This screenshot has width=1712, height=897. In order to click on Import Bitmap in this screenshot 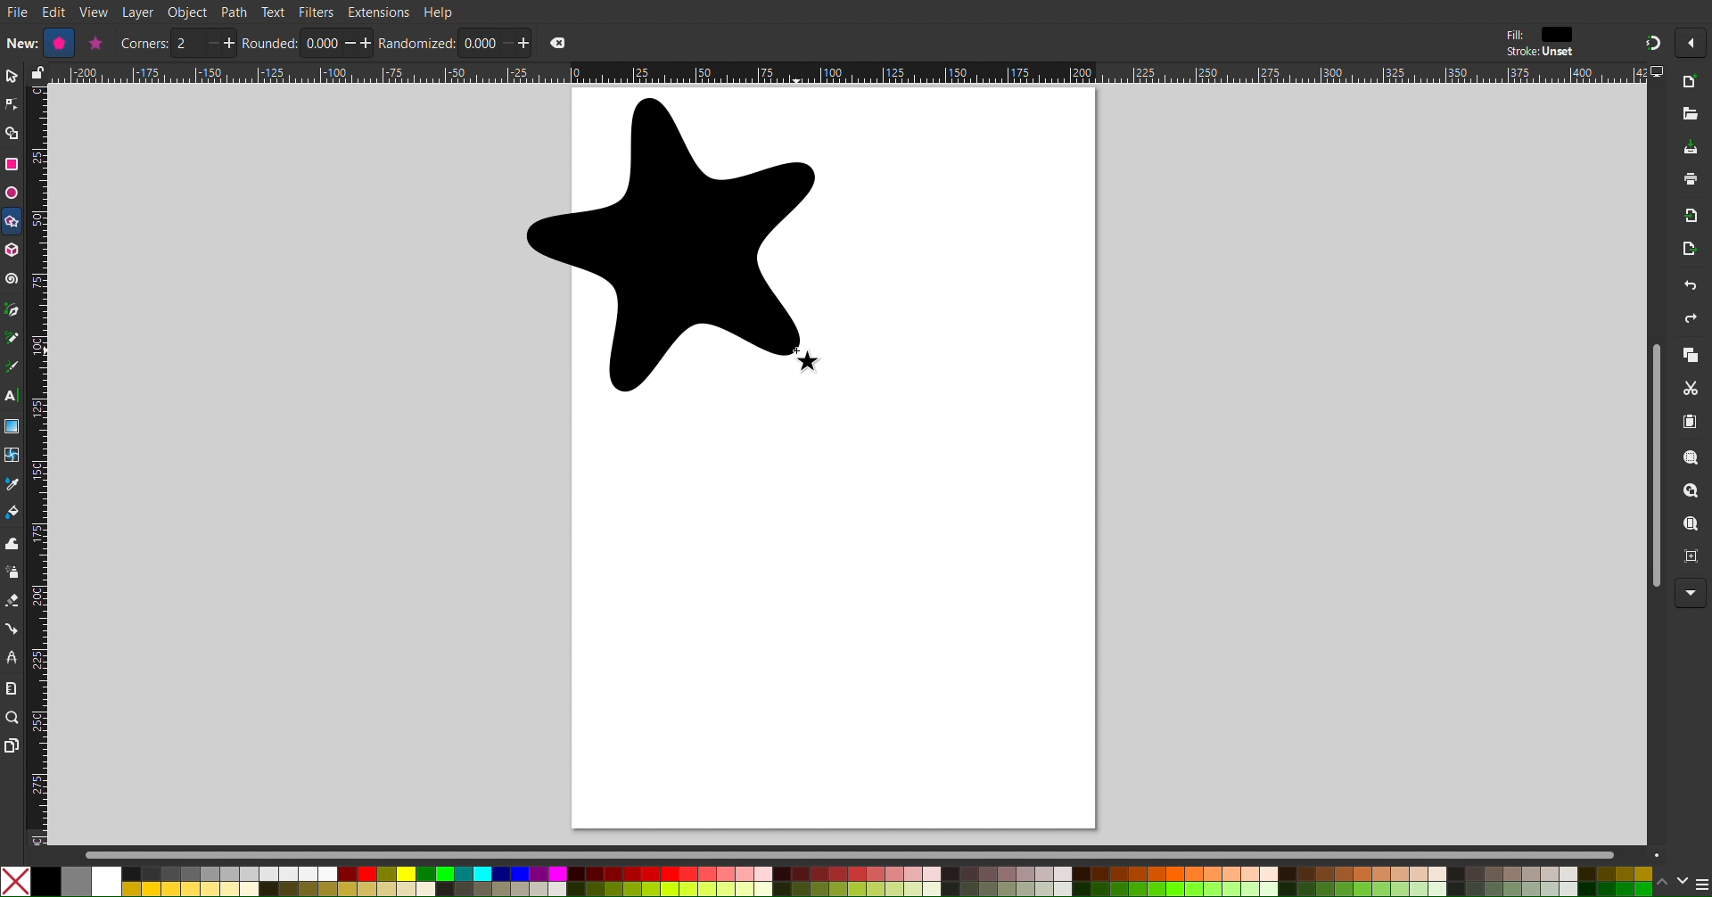, I will do `click(1691, 219)`.